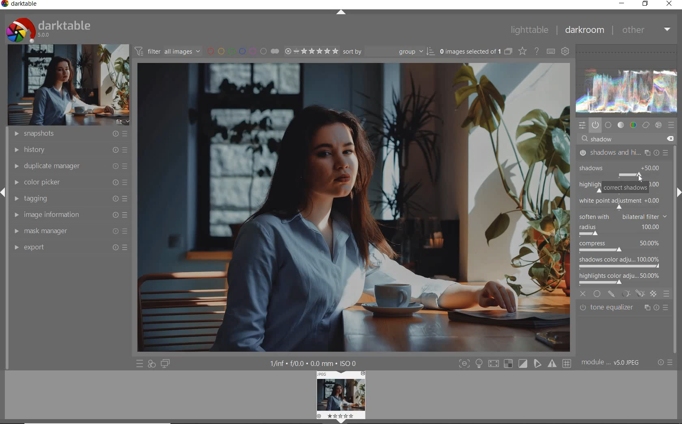  What do you see at coordinates (69, 247) in the screenshot?
I see `export` at bounding box center [69, 247].